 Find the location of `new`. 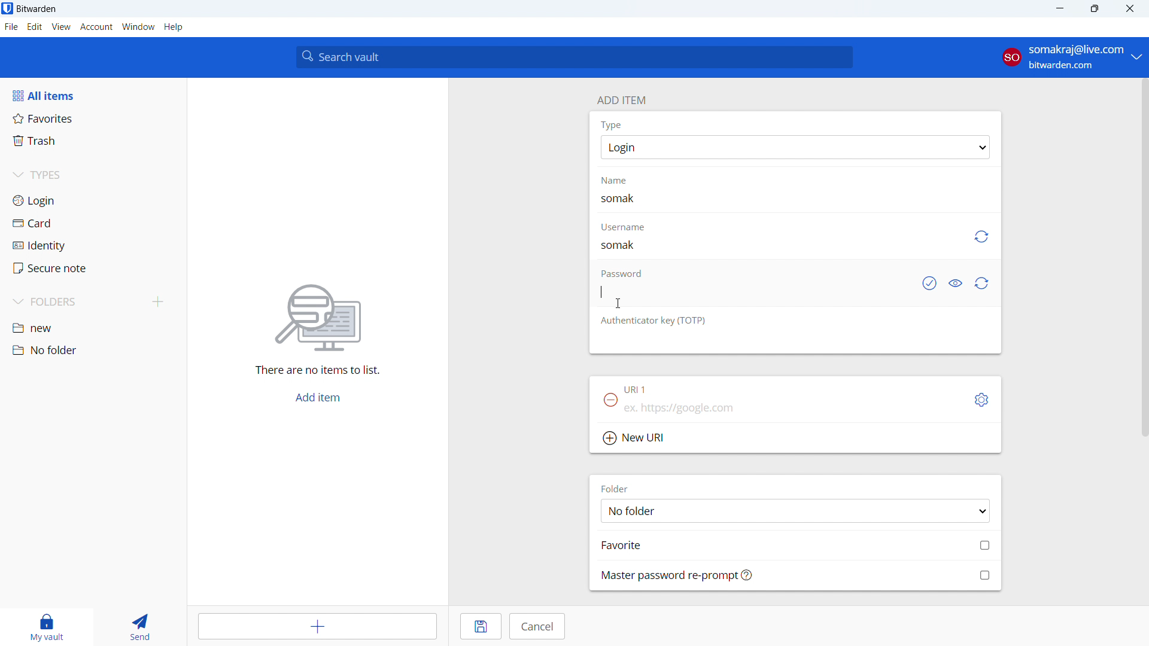

new is located at coordinates (93, 329).